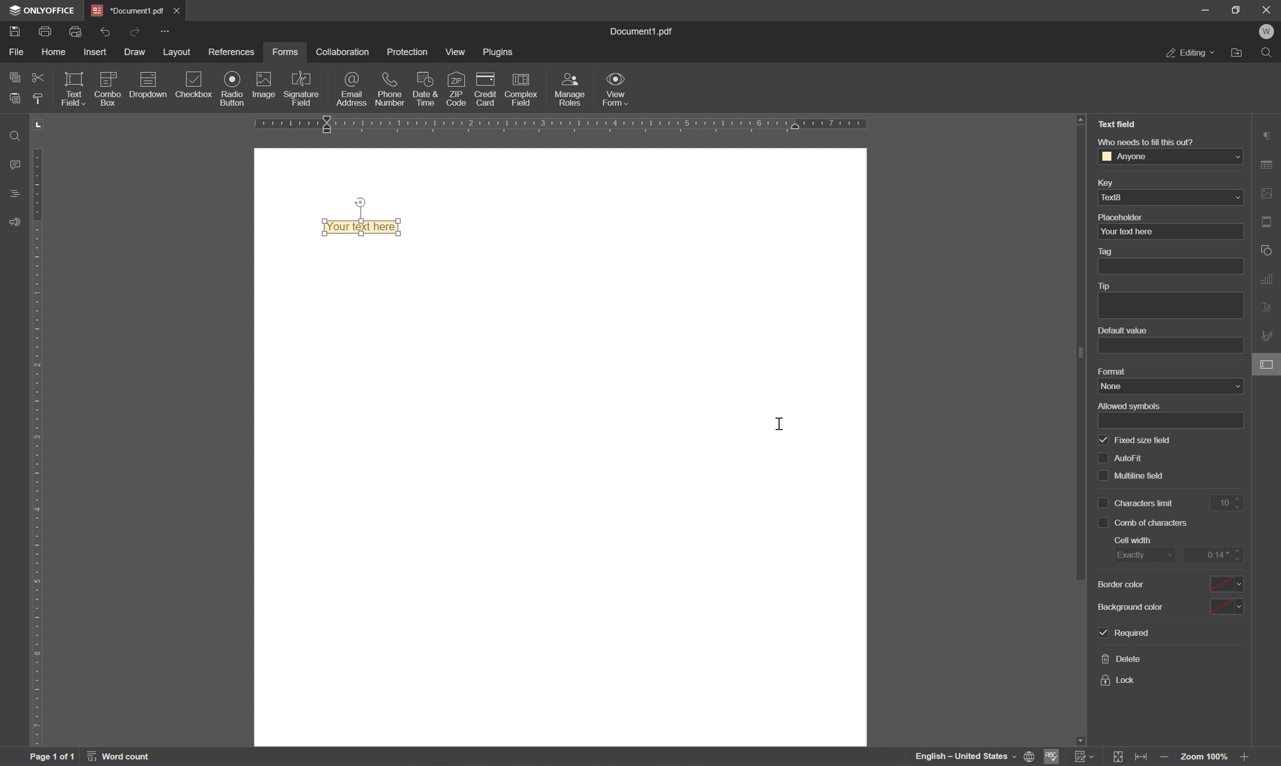 Image resolution: width=1281 pixels, height=766 pixels. What do you see at coordinates (1120, 124) in the screenshot?
I see `text field` at bounding box center [1120, 124].